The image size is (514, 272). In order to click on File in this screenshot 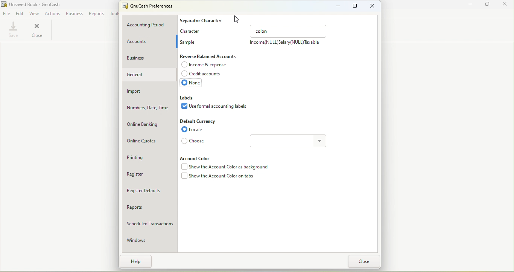, I will do `click(7, 13)`.